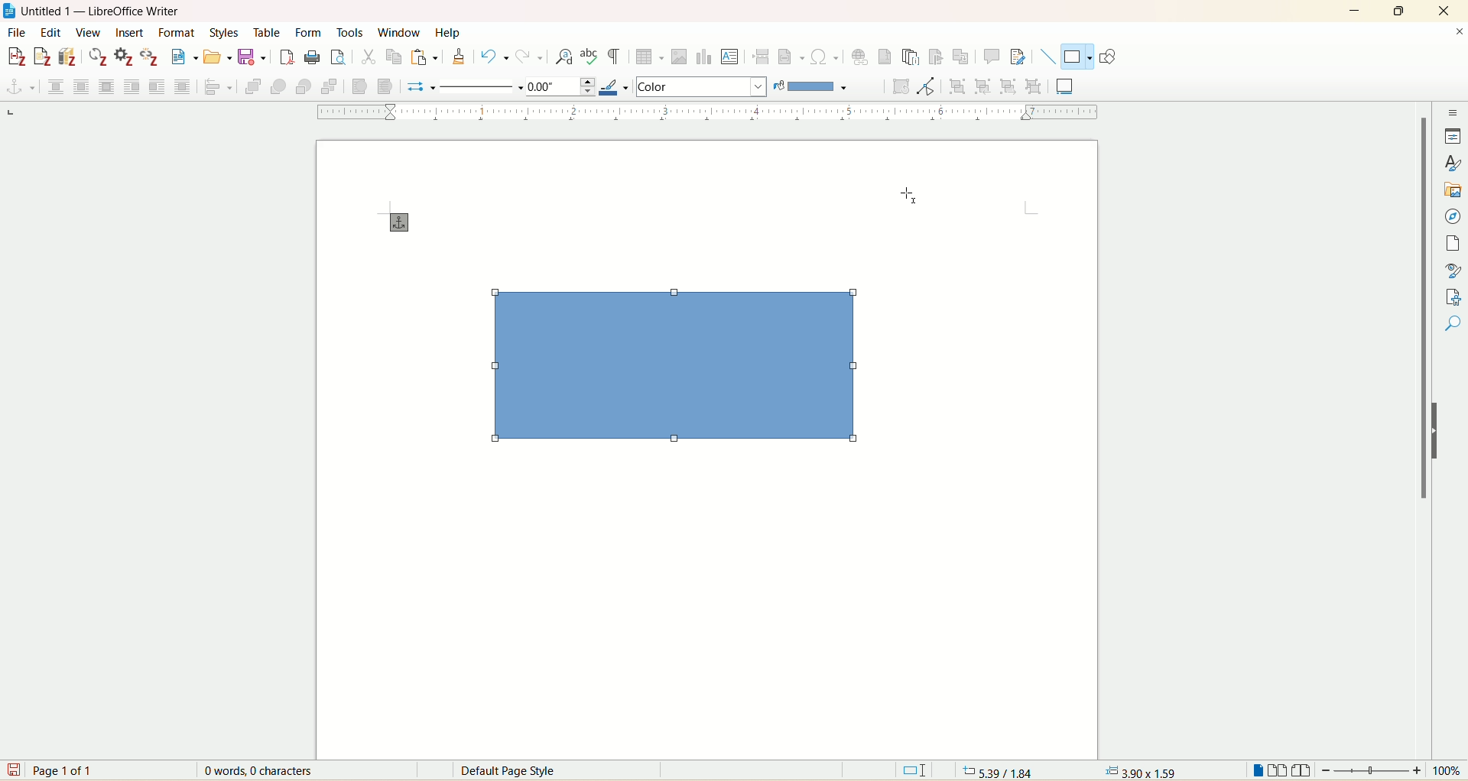 This screenshot has width=1468, height=781. What do you see at coordinates (1454, 190) in the screenshot?
I see `gallary` at bounding box center [1454, 190].